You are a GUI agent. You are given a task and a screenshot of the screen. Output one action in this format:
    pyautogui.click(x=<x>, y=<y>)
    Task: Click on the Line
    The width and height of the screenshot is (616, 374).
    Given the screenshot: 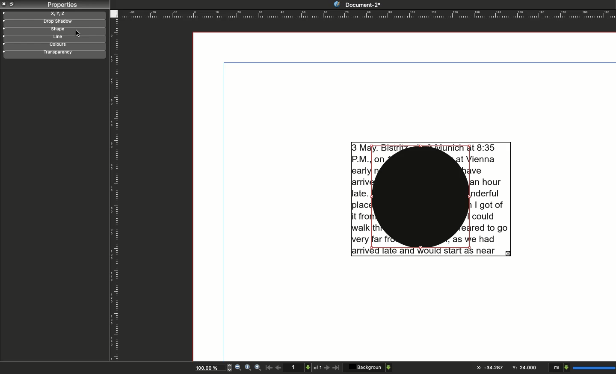 What is the action you would take?
    pyautogui.click(x=58, y=37)
    